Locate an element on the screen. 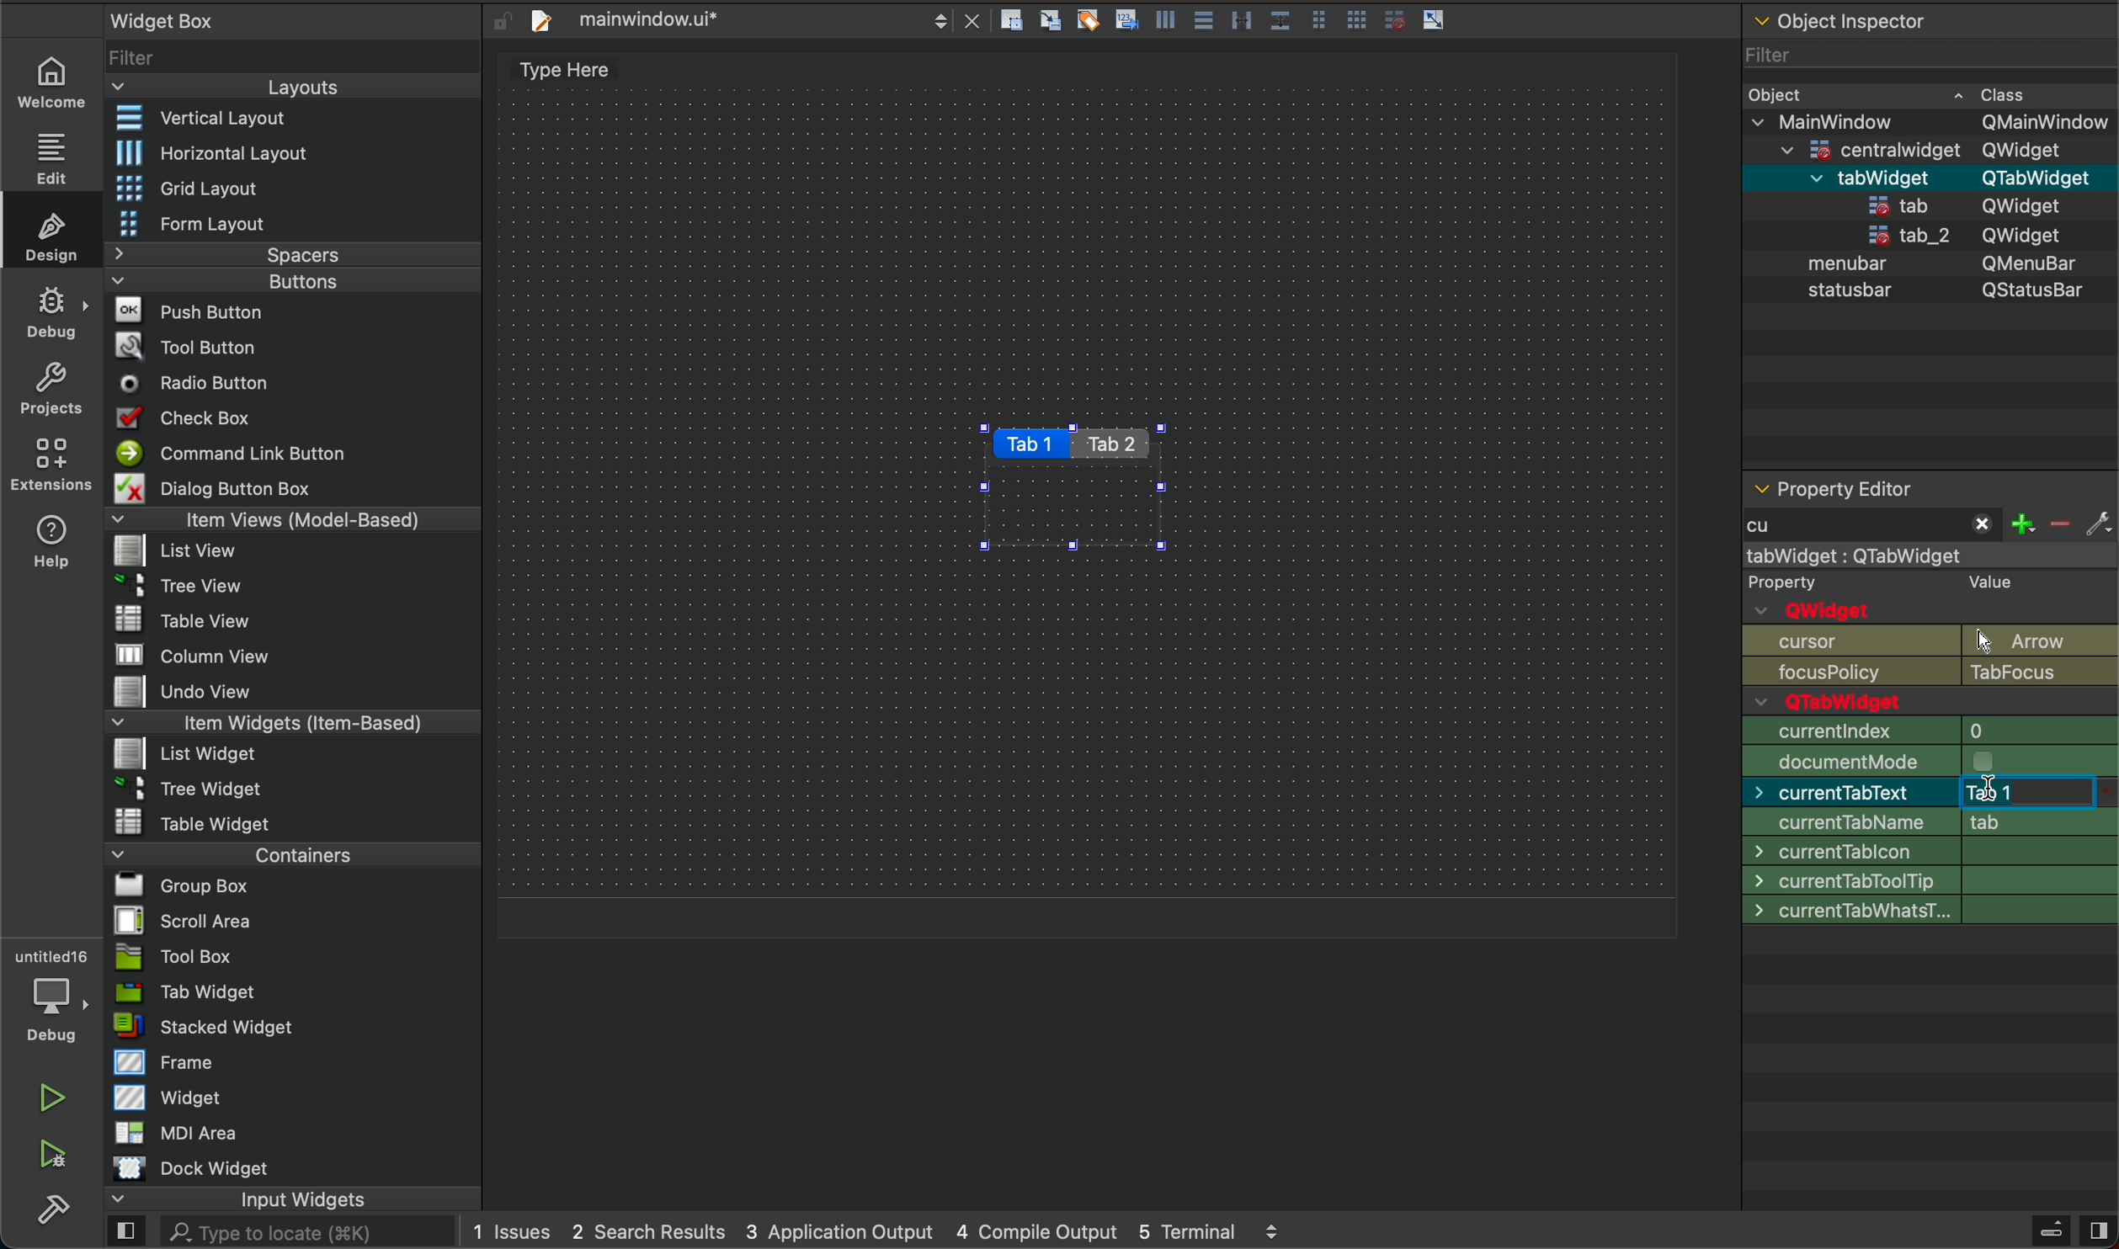 This screenshot has width=2119, height=1249. debug is located at coordinates (52, 311).